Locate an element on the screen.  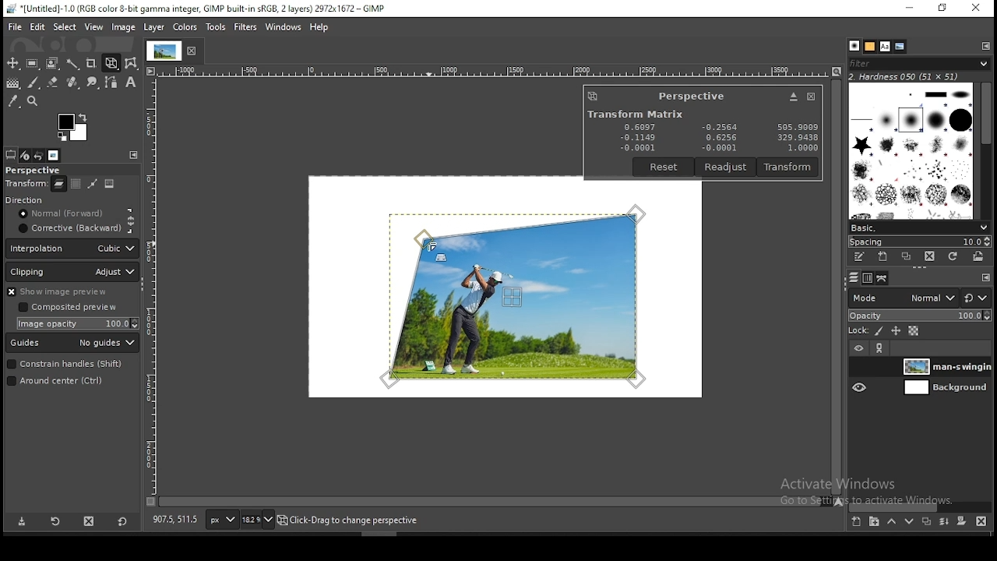
perspective is located at coordinates (46, 170).